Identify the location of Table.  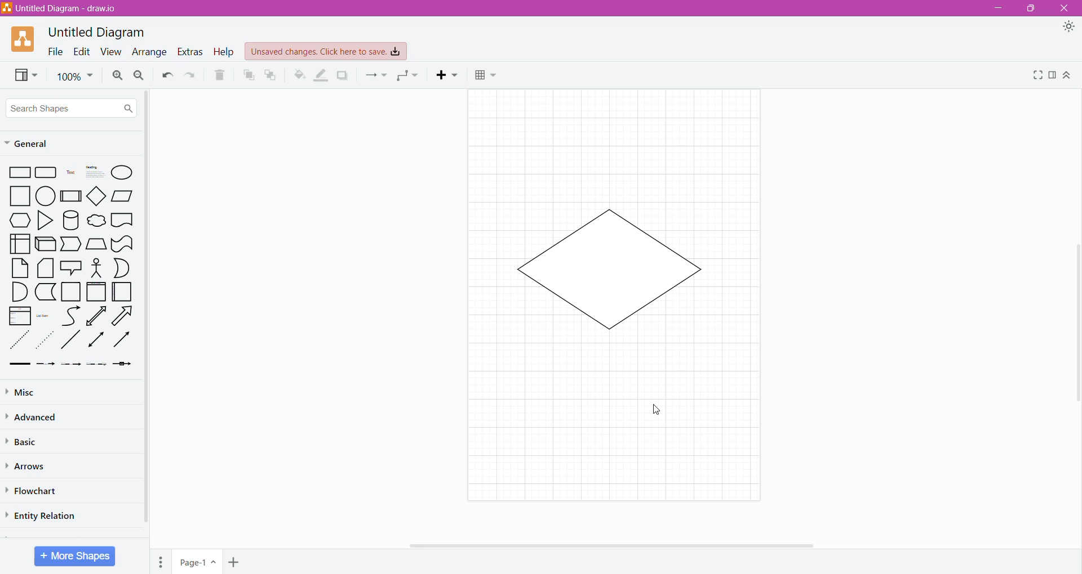
(487, 75).